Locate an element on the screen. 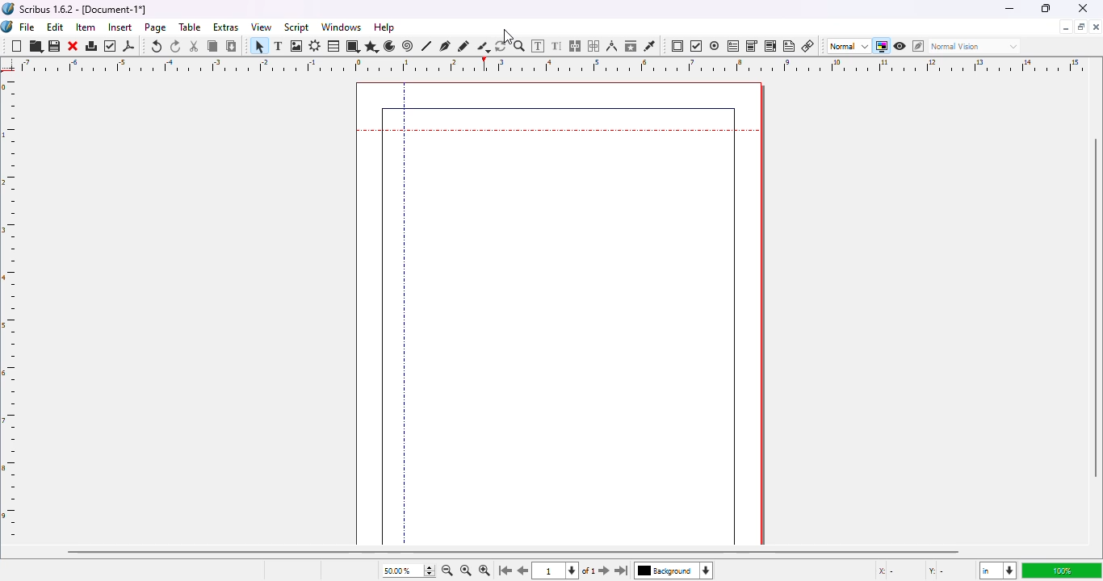 This screenshot has height=581, width=1103. go to the first page is located at coordinates (505, 571).